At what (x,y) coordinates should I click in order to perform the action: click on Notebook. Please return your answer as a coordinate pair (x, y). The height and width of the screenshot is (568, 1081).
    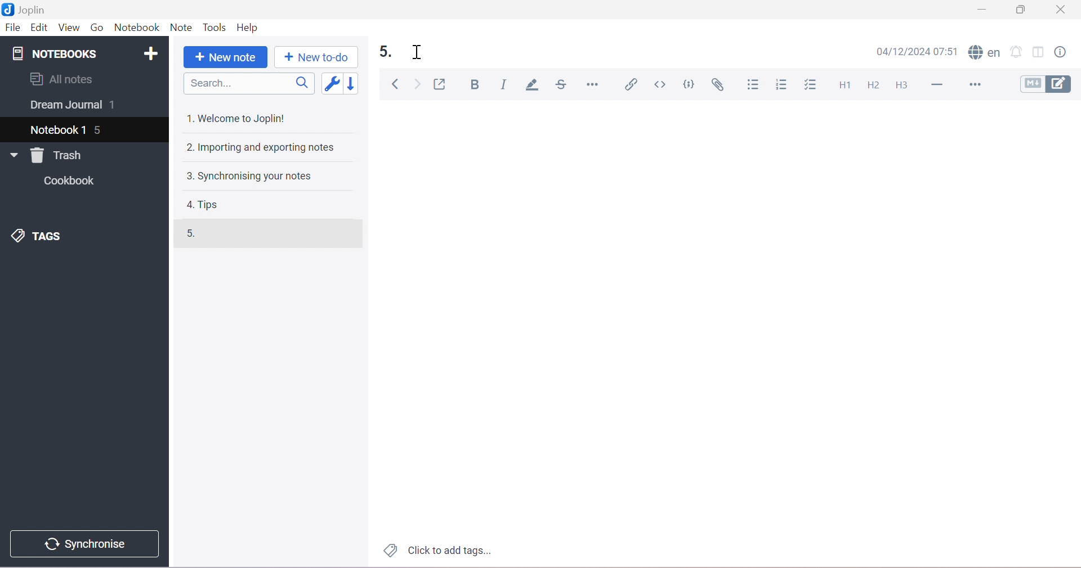
    Looking at the image, I should click on (138, 28).